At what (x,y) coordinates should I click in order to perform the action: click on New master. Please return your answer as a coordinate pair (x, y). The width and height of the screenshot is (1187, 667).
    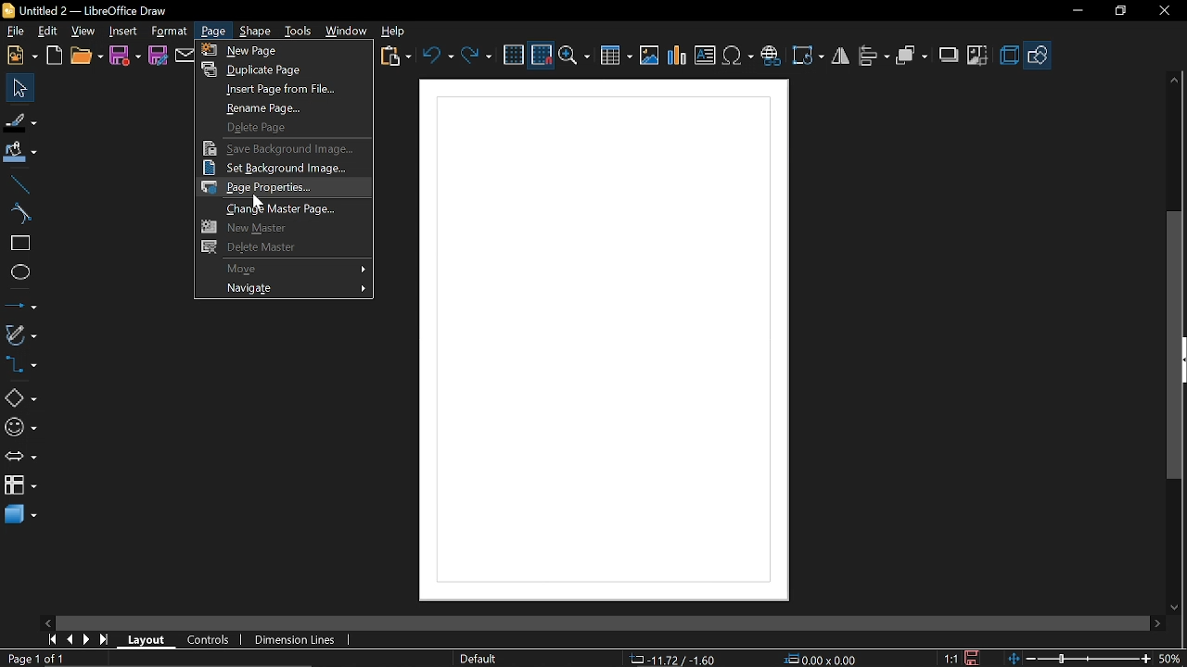
    Looking at the image, I should click on (281, 227).